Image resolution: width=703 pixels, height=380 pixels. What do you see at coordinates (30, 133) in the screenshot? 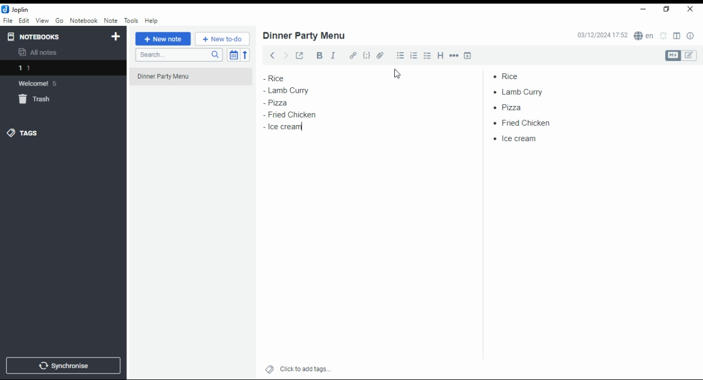
I see `tags` at bounding box center [30, 133].